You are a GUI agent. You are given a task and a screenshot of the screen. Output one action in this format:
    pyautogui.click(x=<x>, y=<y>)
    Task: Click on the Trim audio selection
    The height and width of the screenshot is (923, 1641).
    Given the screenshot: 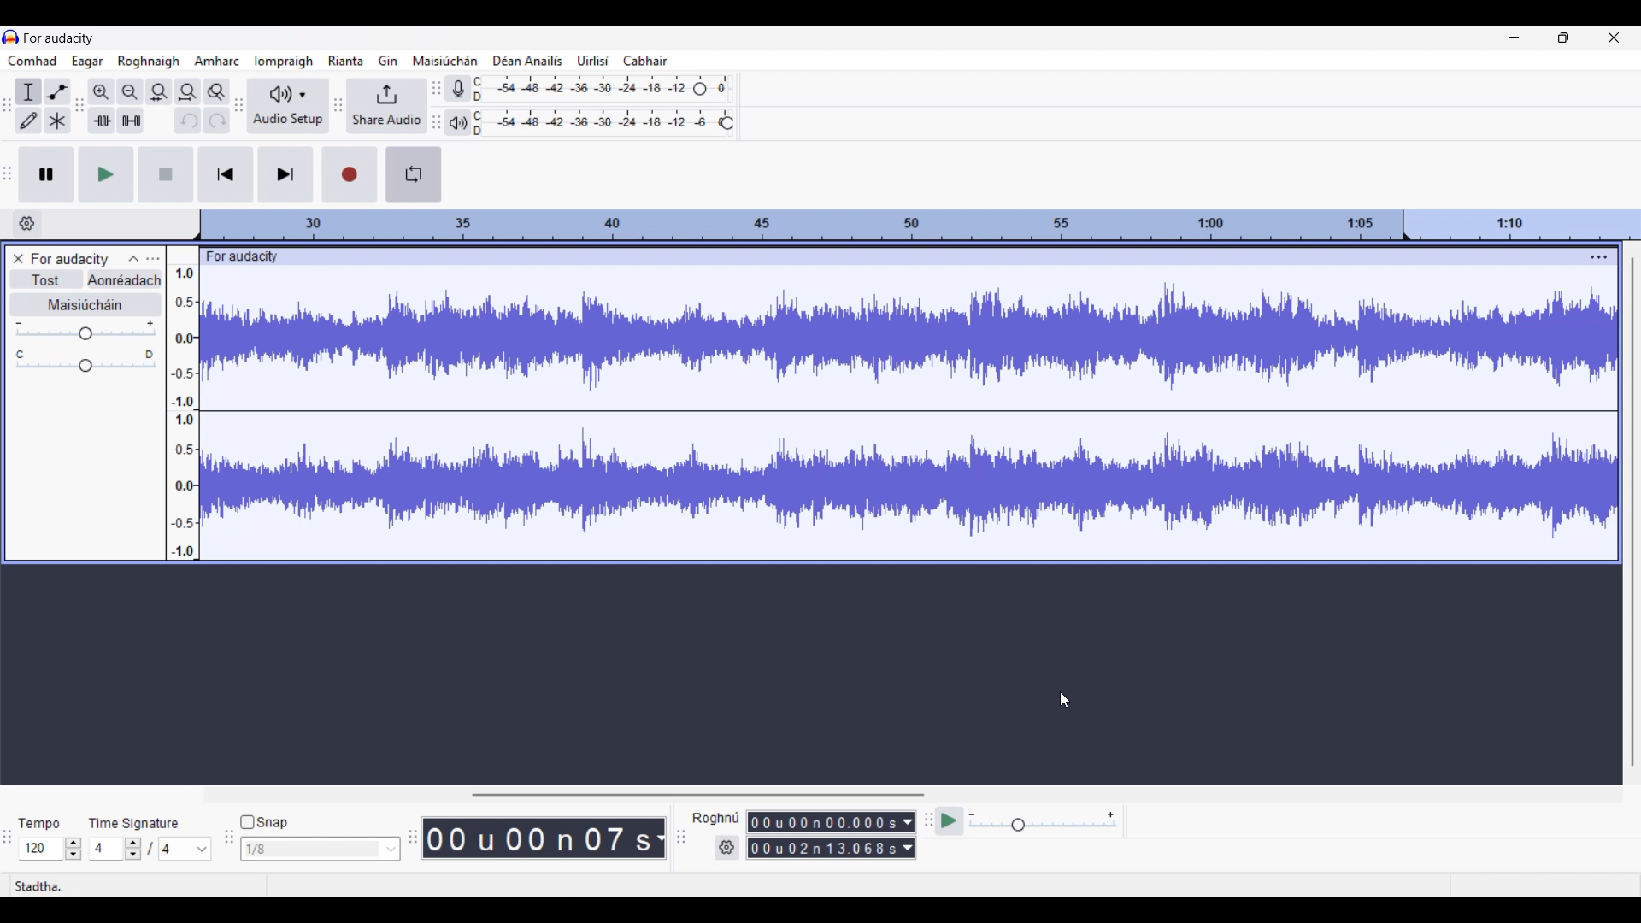 What is the action you would take?
    pyautogui.click(x=101, y=121)
    